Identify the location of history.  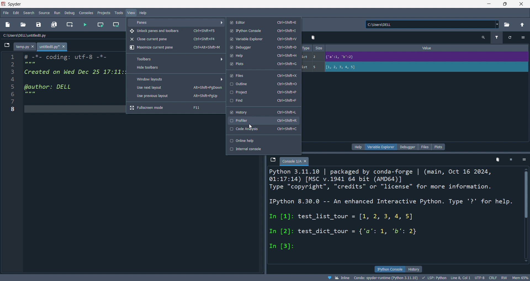
(415, 269).